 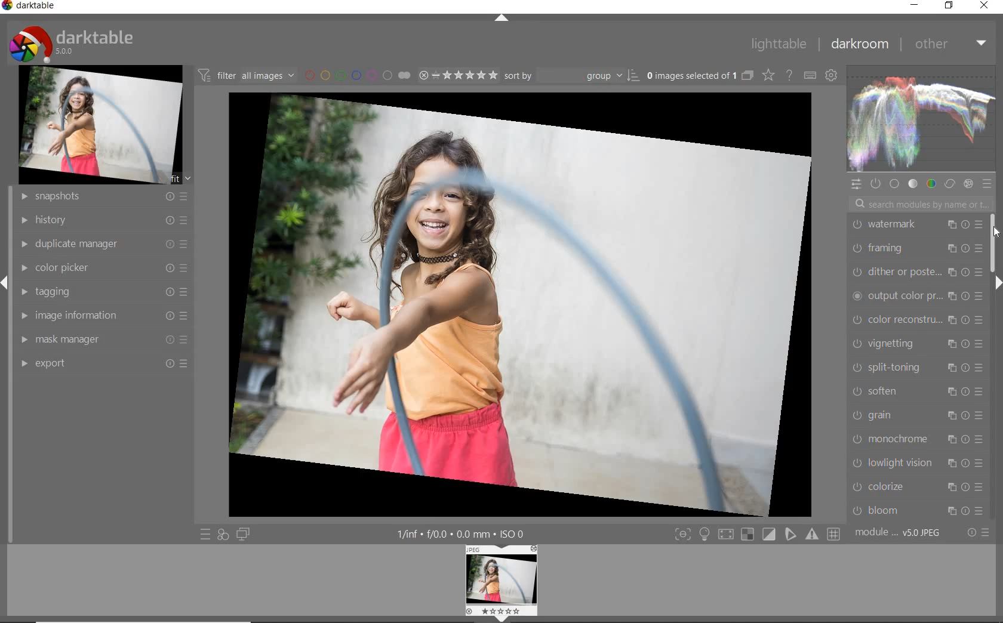 I want to click on restore, so click(x=950, y=5).